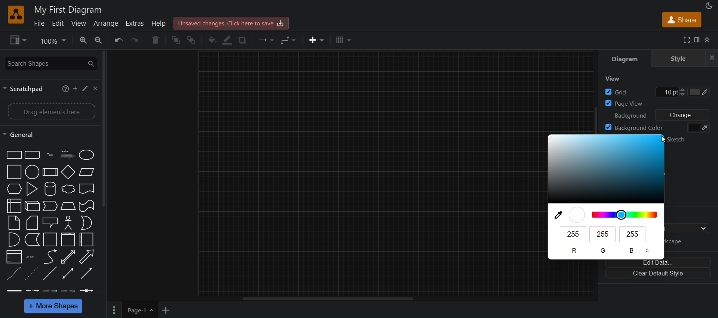 This screenshot has width=718, height=318. Describe the element at coordinates (662, 140) in the screenshot. I see `cursor` at that location.